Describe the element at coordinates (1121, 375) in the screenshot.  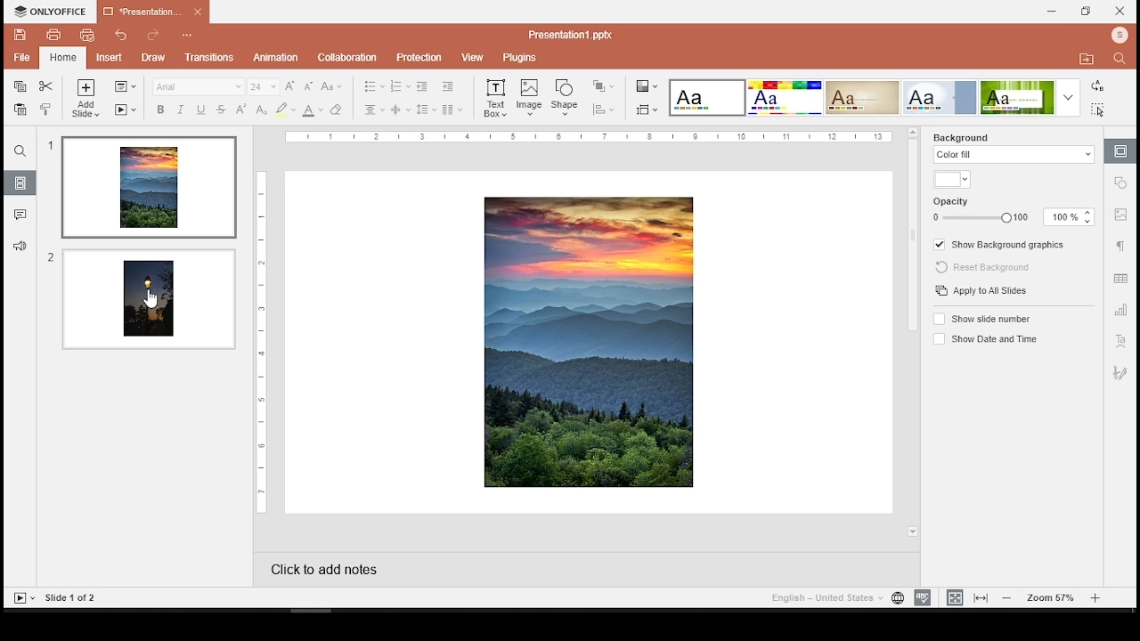
I see `` at that location.